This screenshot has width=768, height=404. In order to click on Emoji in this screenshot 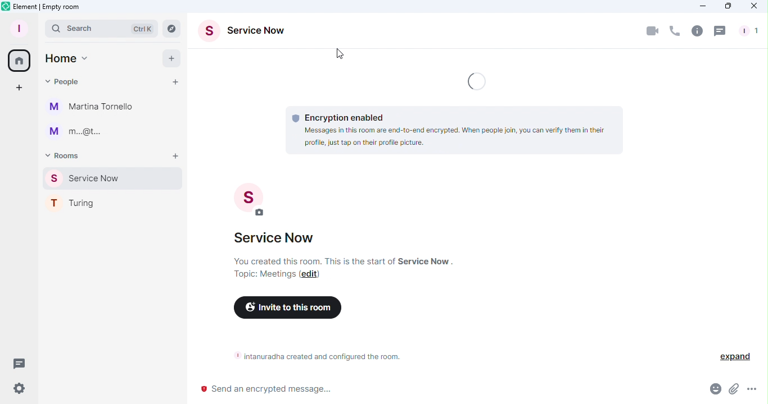, I will do `click(715, 391)`.